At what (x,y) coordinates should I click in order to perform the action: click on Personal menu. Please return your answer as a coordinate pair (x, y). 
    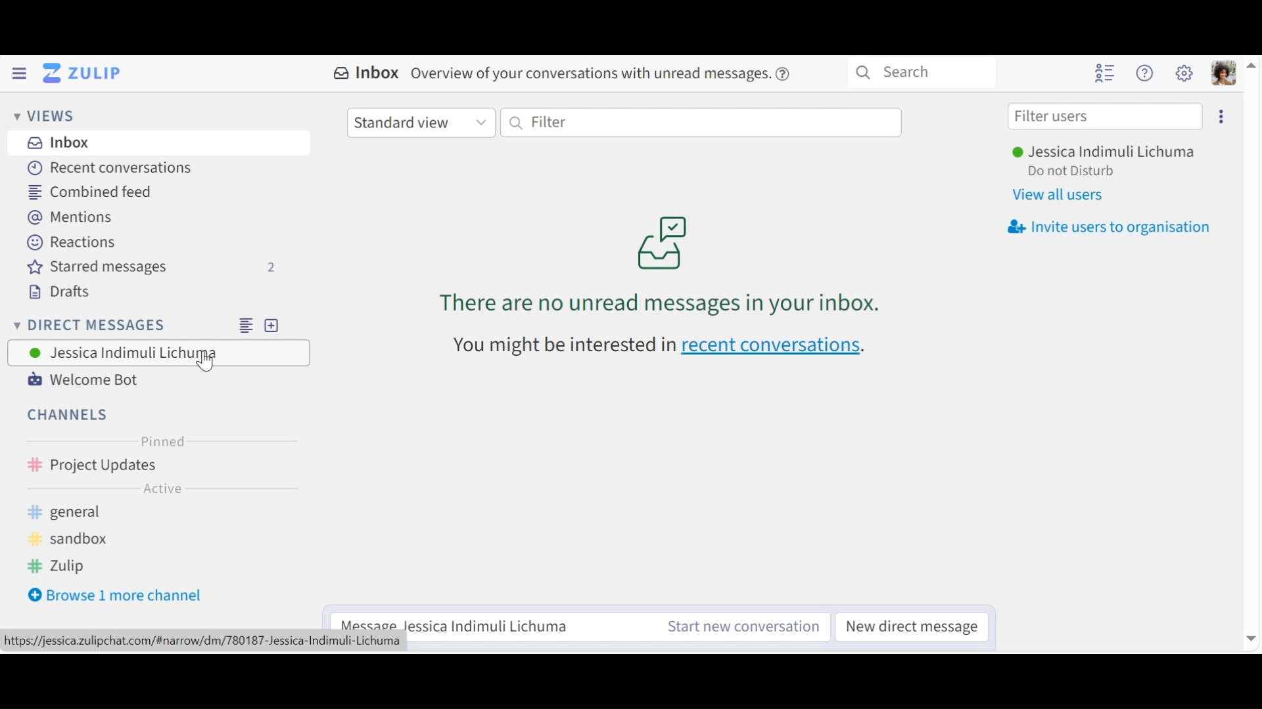
    Looking at the image, I should click on (1224, 73).